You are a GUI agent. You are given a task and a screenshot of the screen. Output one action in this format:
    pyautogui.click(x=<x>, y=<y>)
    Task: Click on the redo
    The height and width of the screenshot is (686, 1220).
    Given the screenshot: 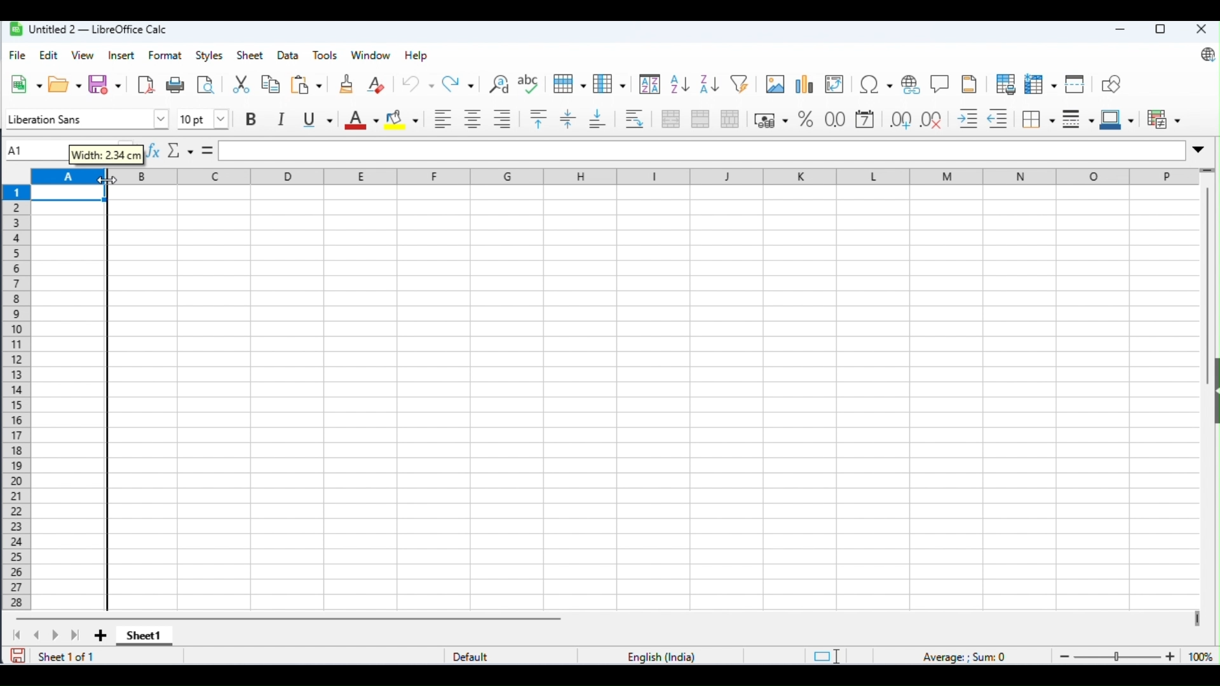 What is the action you would take?
    pyautogui.click(x=460, y=83)
    